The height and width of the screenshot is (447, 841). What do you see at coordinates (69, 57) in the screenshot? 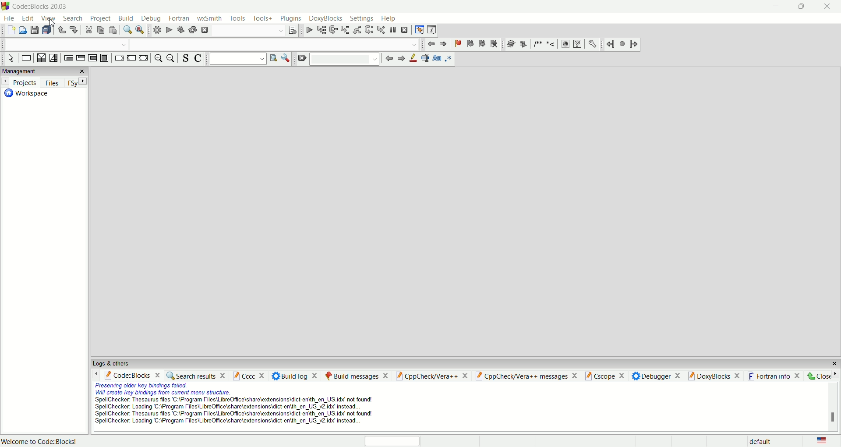
I see `entry condition loop` at bounding box center [69, 57].